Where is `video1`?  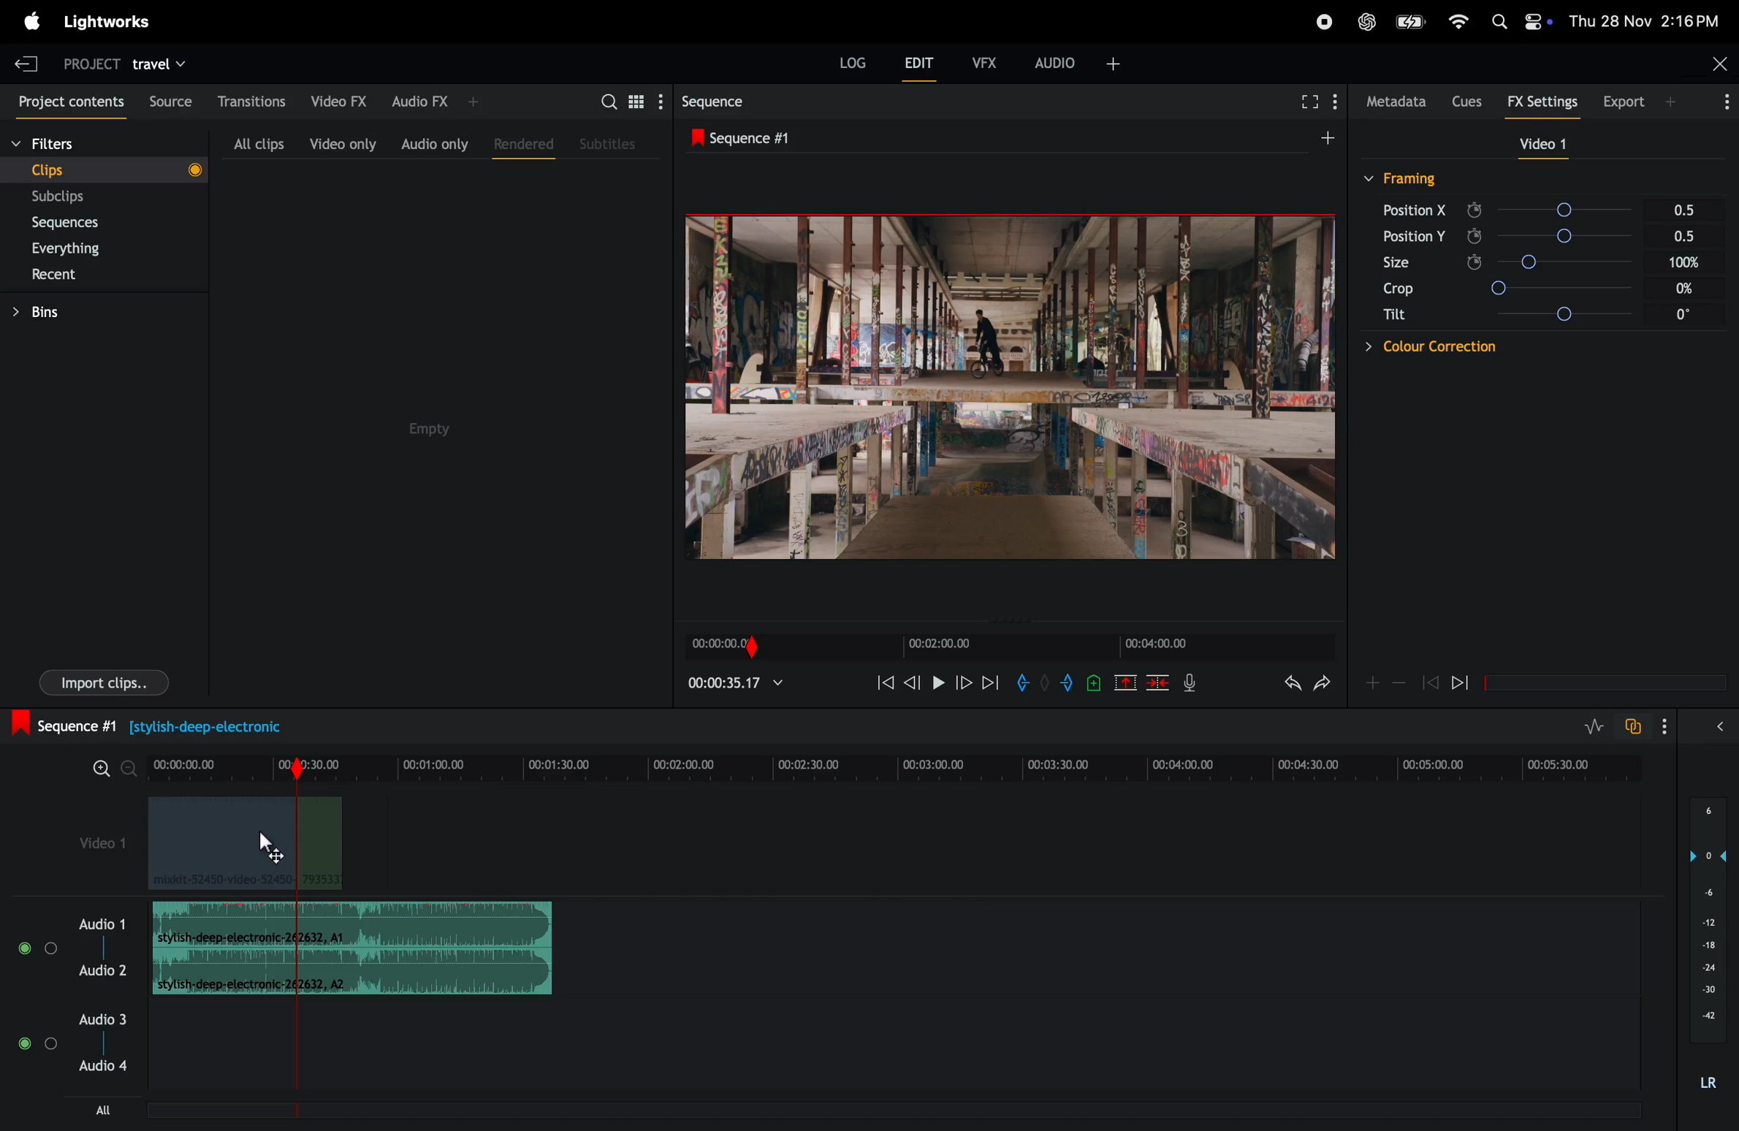 video1 is located at coordinates (91, 842).